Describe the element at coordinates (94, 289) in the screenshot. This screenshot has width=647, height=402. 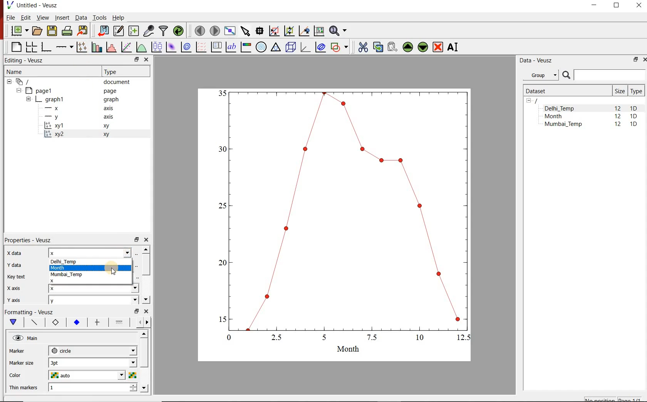
I see `x` at that location.